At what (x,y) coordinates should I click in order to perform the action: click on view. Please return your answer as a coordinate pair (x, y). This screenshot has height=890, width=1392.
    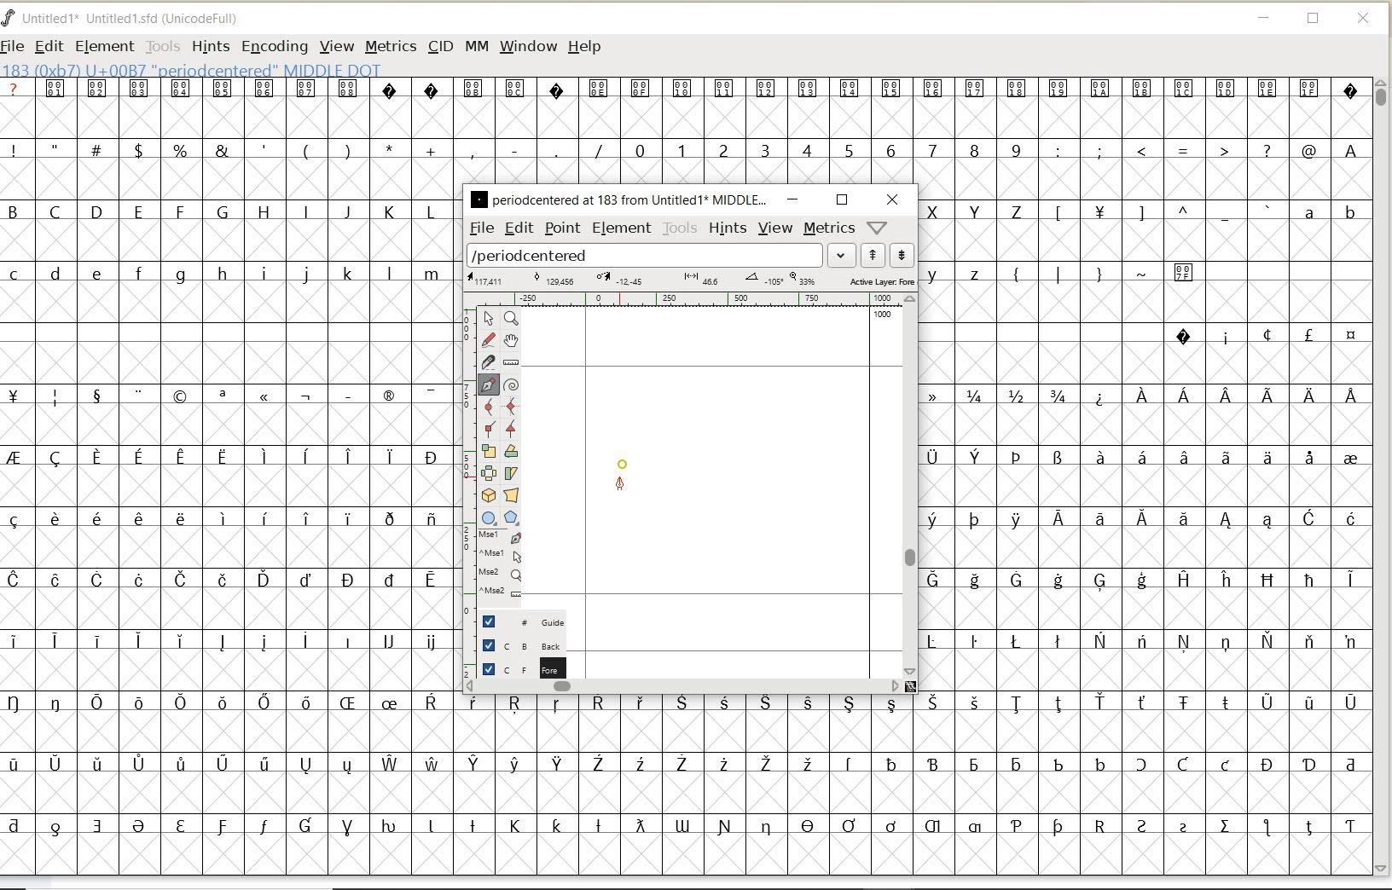
    Looking at the image, I should click on (776, 228).